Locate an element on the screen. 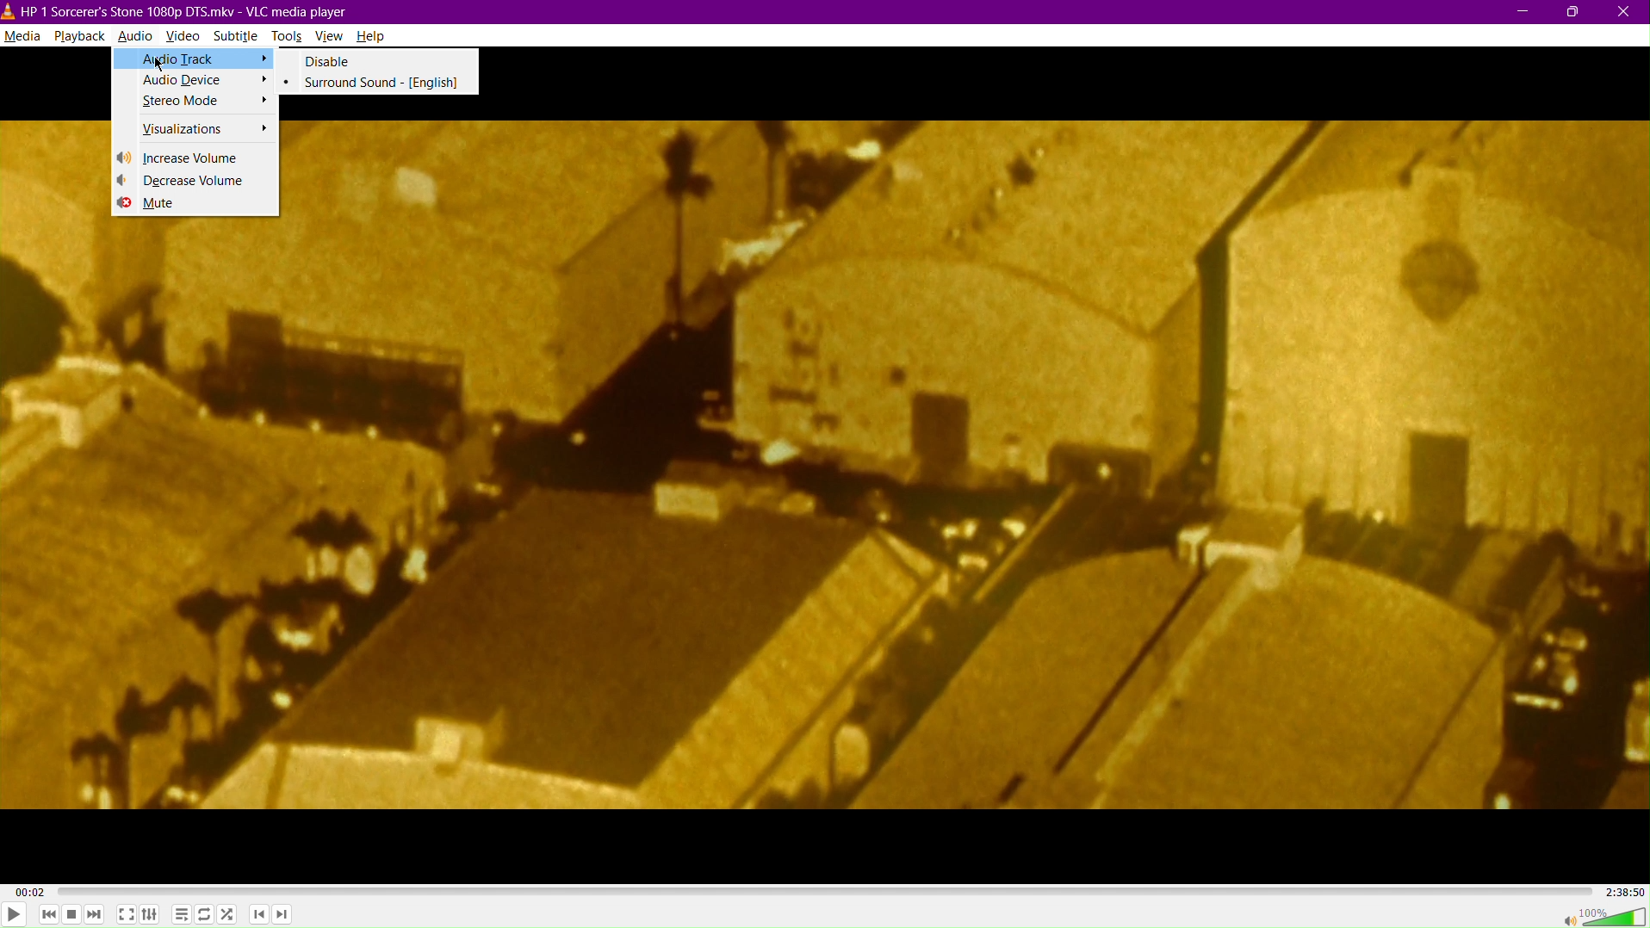  Media is located at coordinates (22, 36).